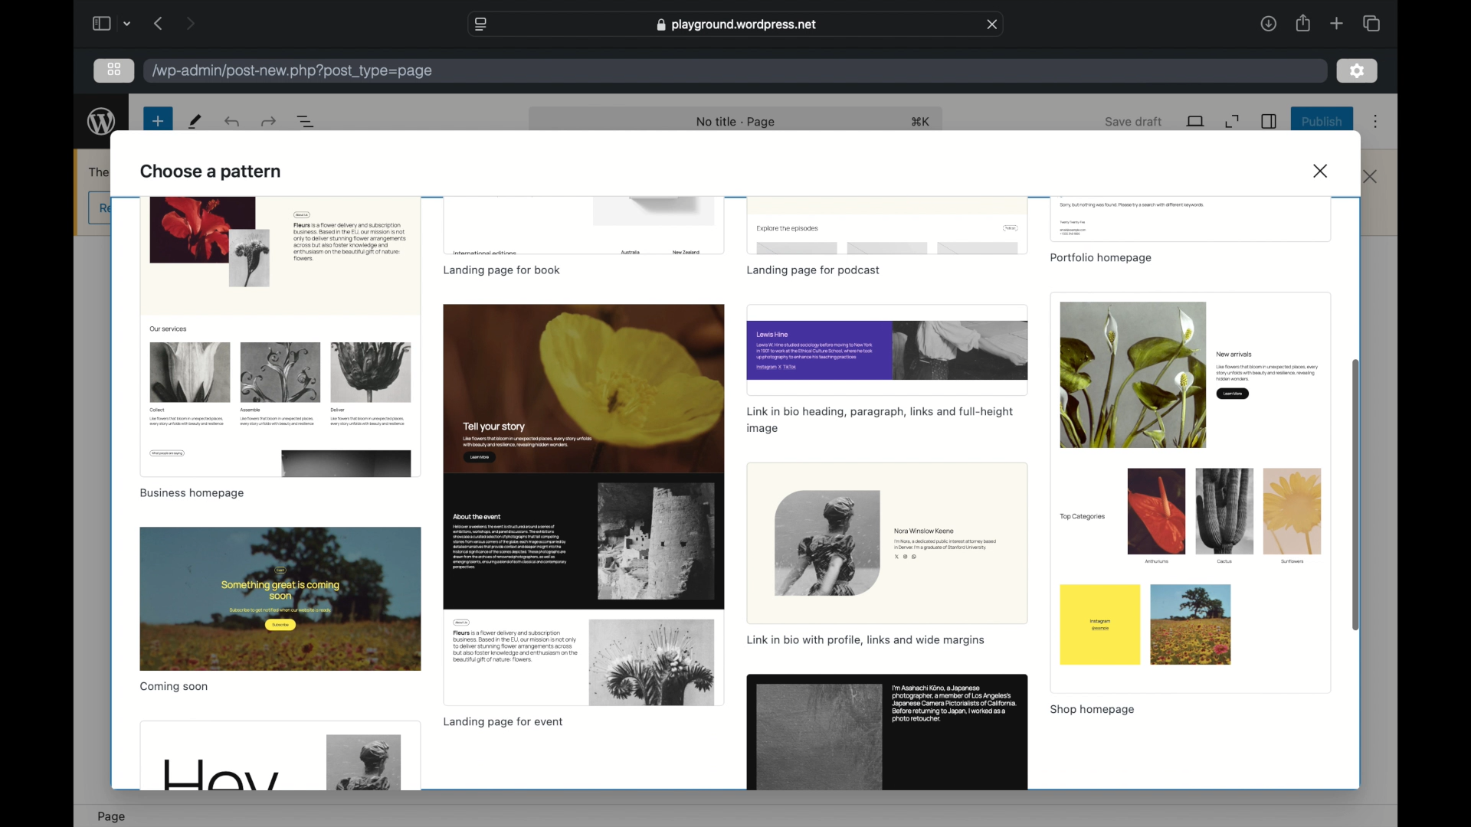 The image size is (1471, 827). Describe the element at coordinates (159, 23) in the screenshot. I see `previous page` at that location.